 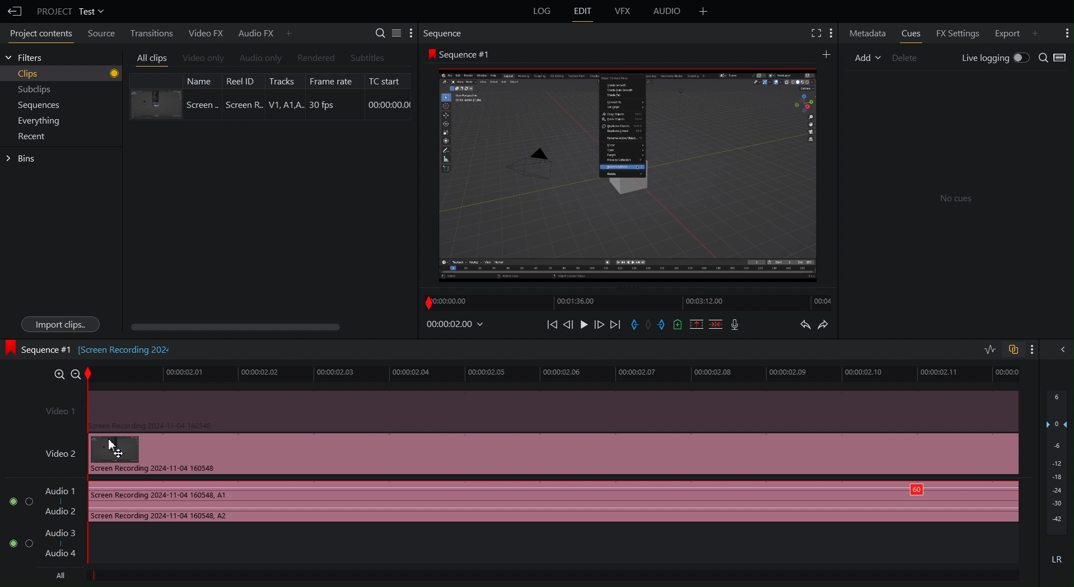 I want to click on Settings, so click(x=393, y=34).